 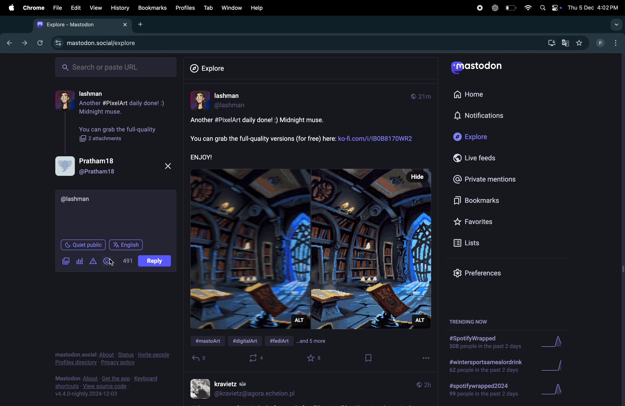 What do you see at coordinates (315, 359) in the screenshot?
I see `favourites` at bounding box center [315, 359].